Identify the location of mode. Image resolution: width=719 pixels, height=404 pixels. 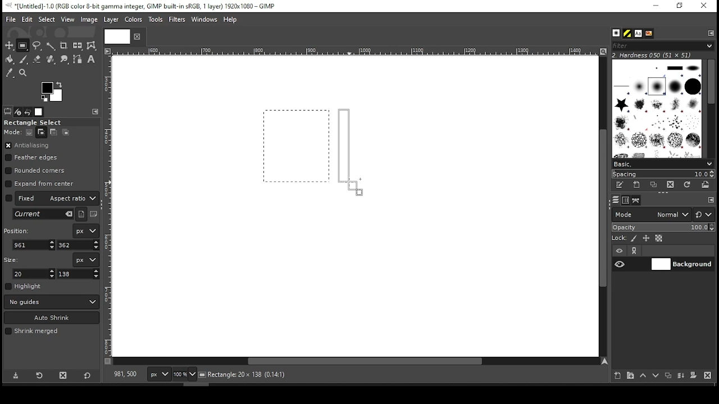
(651, 215).